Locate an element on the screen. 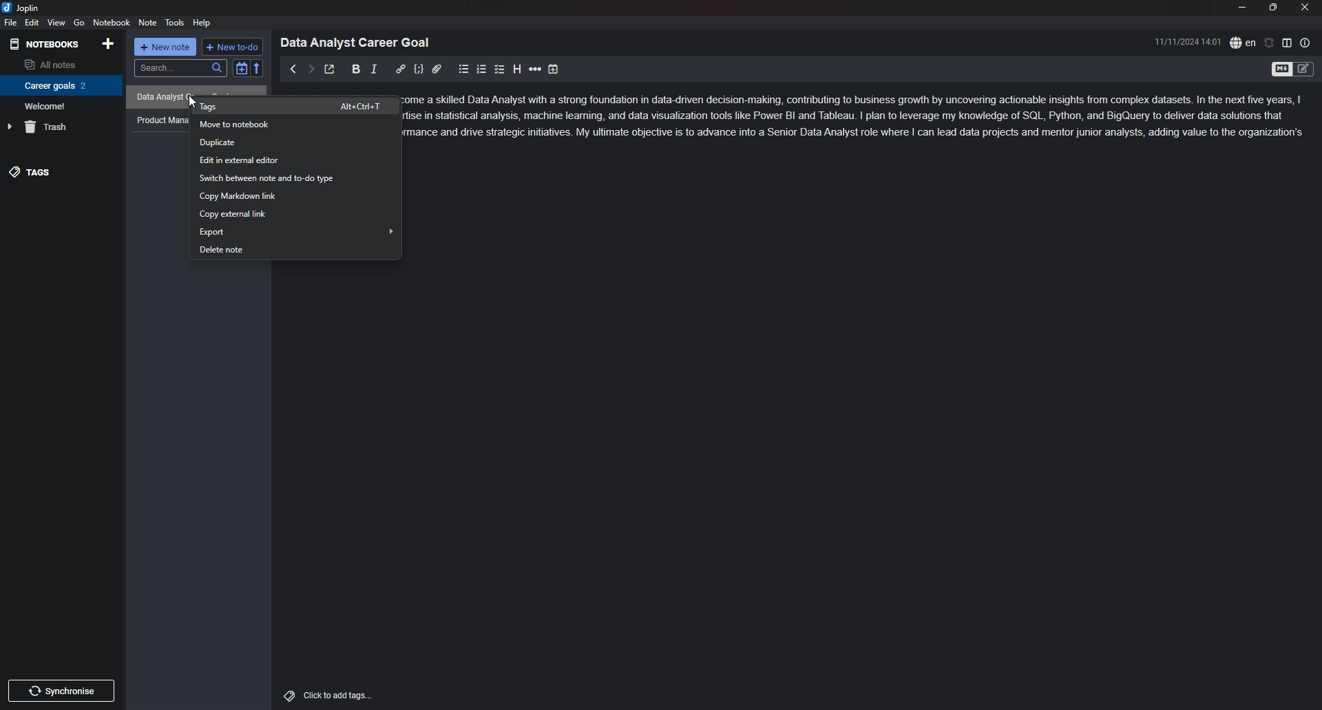 The width and height of the screenshot is (1322, 710). bullet list is located at coordinates (463, 69).